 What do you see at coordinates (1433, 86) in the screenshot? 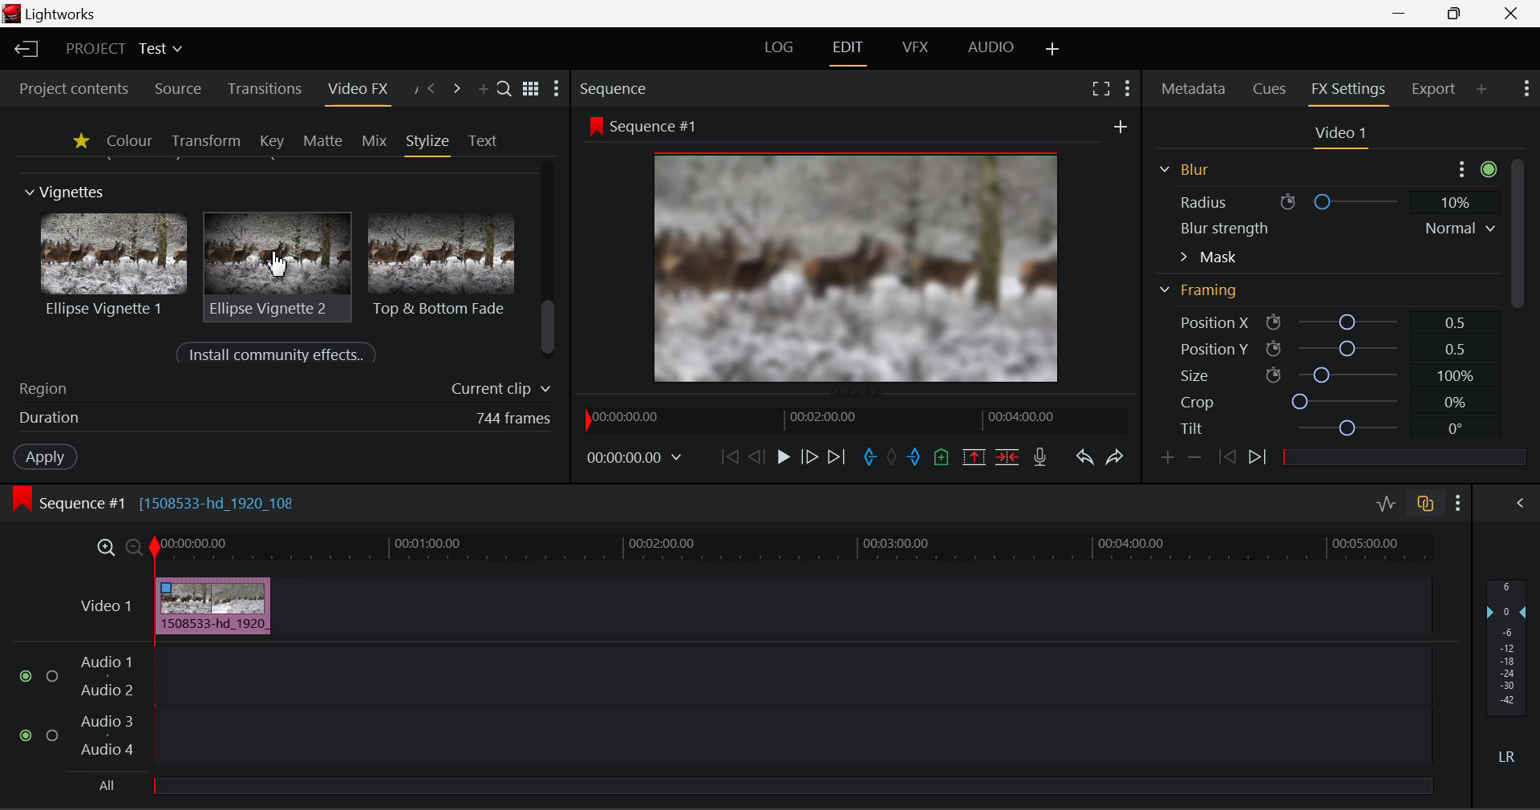
I see `Export` at bounding box center [1433, 86].